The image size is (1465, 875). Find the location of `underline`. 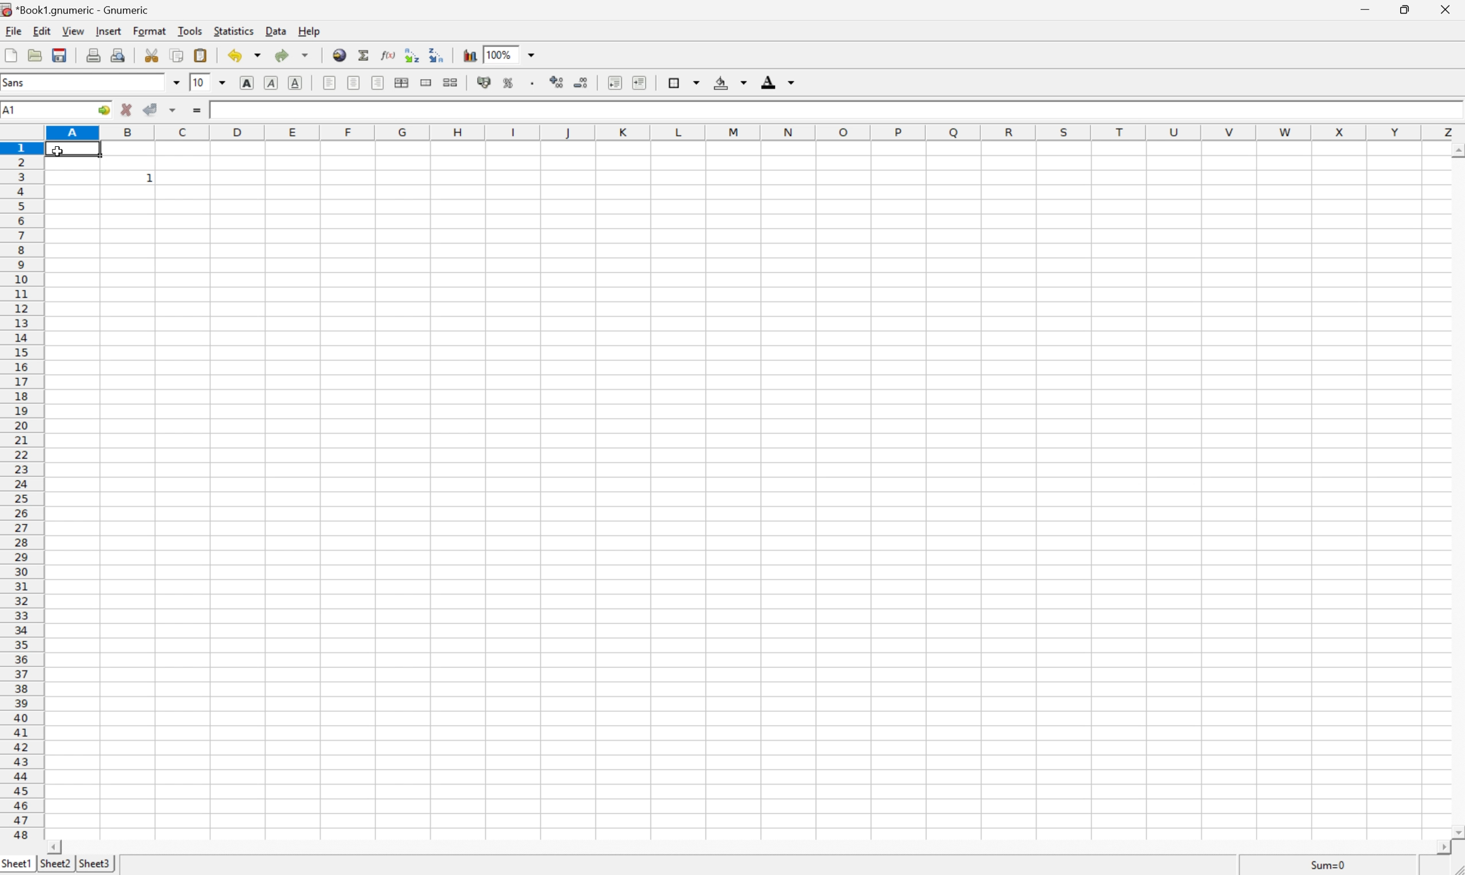

underline is located at coordinates (297, 82).